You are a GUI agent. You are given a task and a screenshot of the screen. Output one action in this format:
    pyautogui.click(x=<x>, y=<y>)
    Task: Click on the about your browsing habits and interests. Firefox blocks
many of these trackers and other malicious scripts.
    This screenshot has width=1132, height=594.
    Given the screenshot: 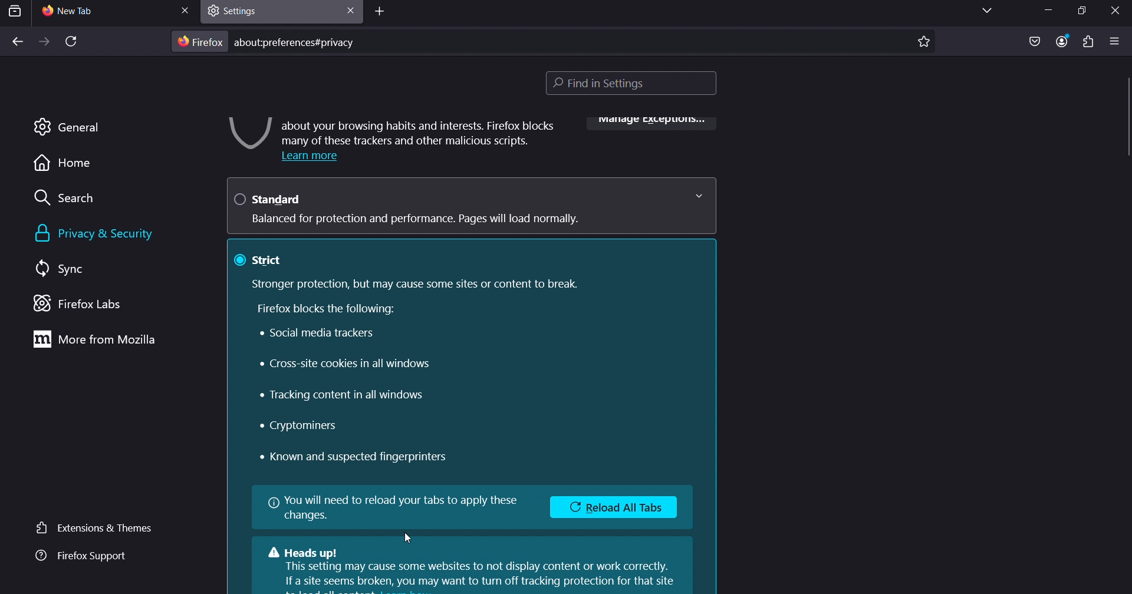 What is the action you would take?
    pyautogui.click(x=420, y=131)
    